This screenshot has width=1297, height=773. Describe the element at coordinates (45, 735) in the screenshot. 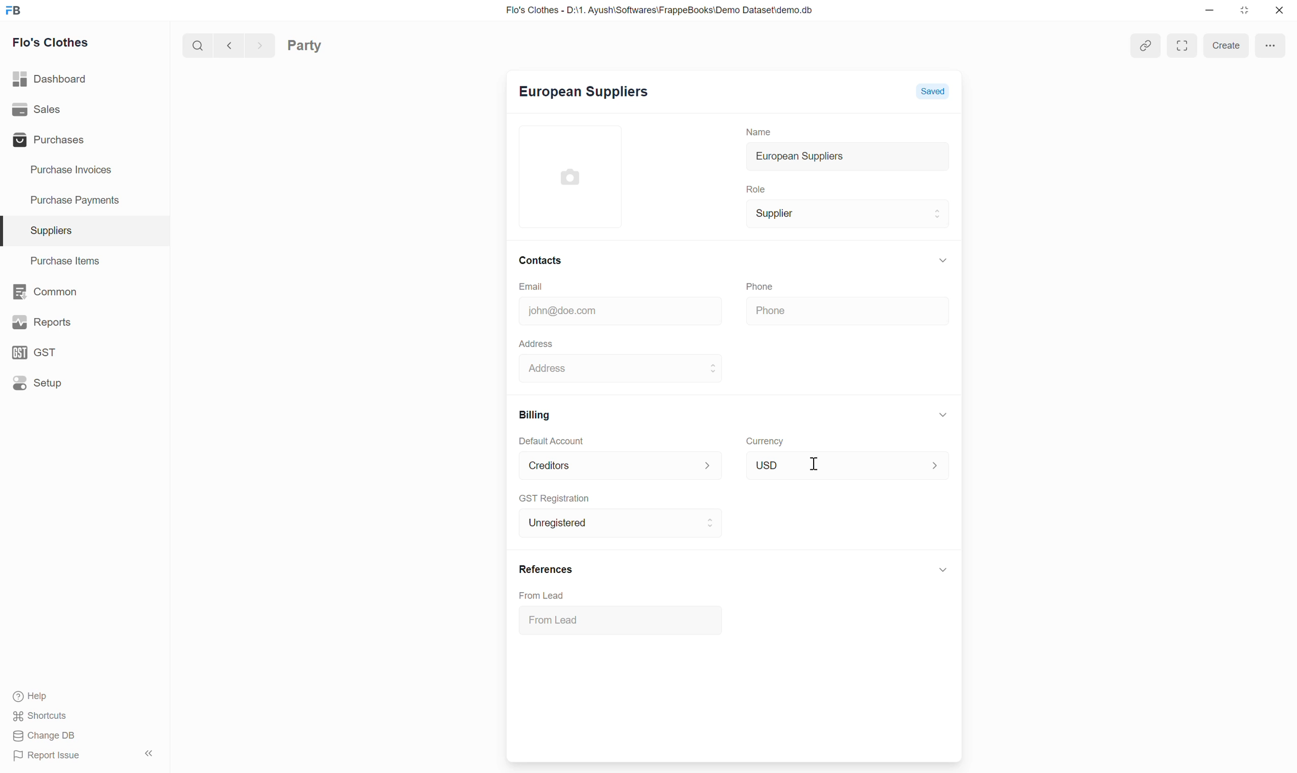

I see `Change DB` at that location.